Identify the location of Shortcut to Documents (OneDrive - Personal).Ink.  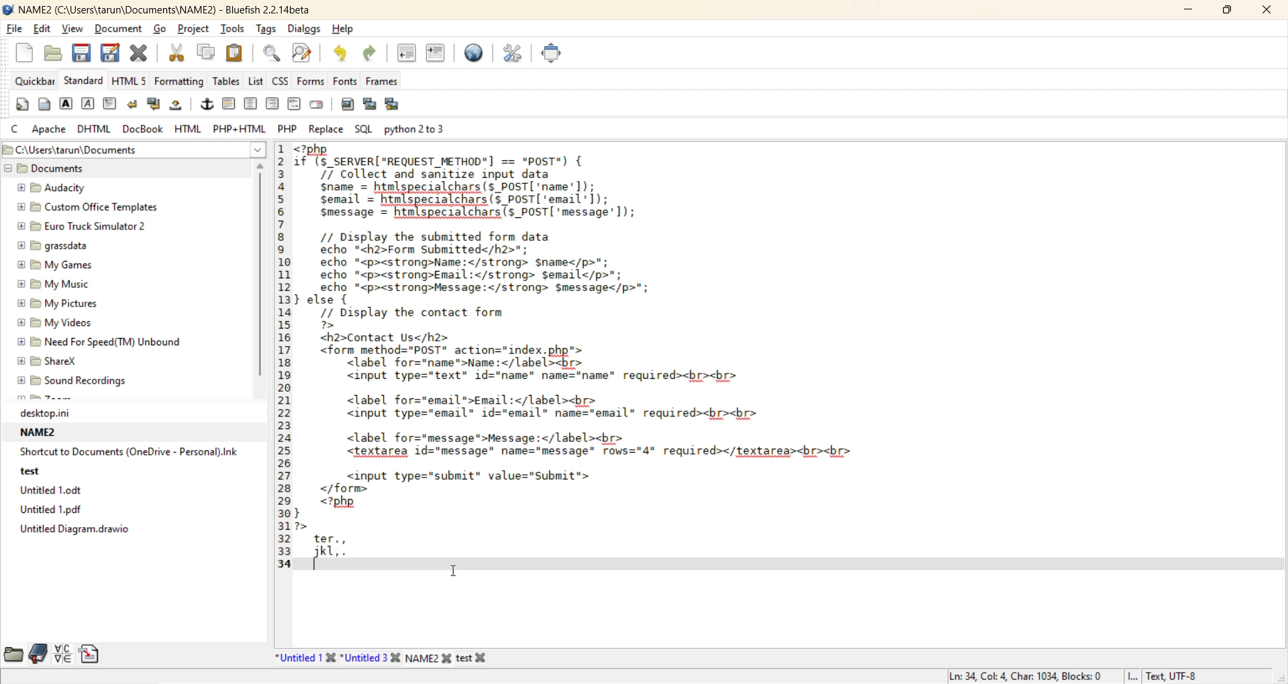
(131, 451).